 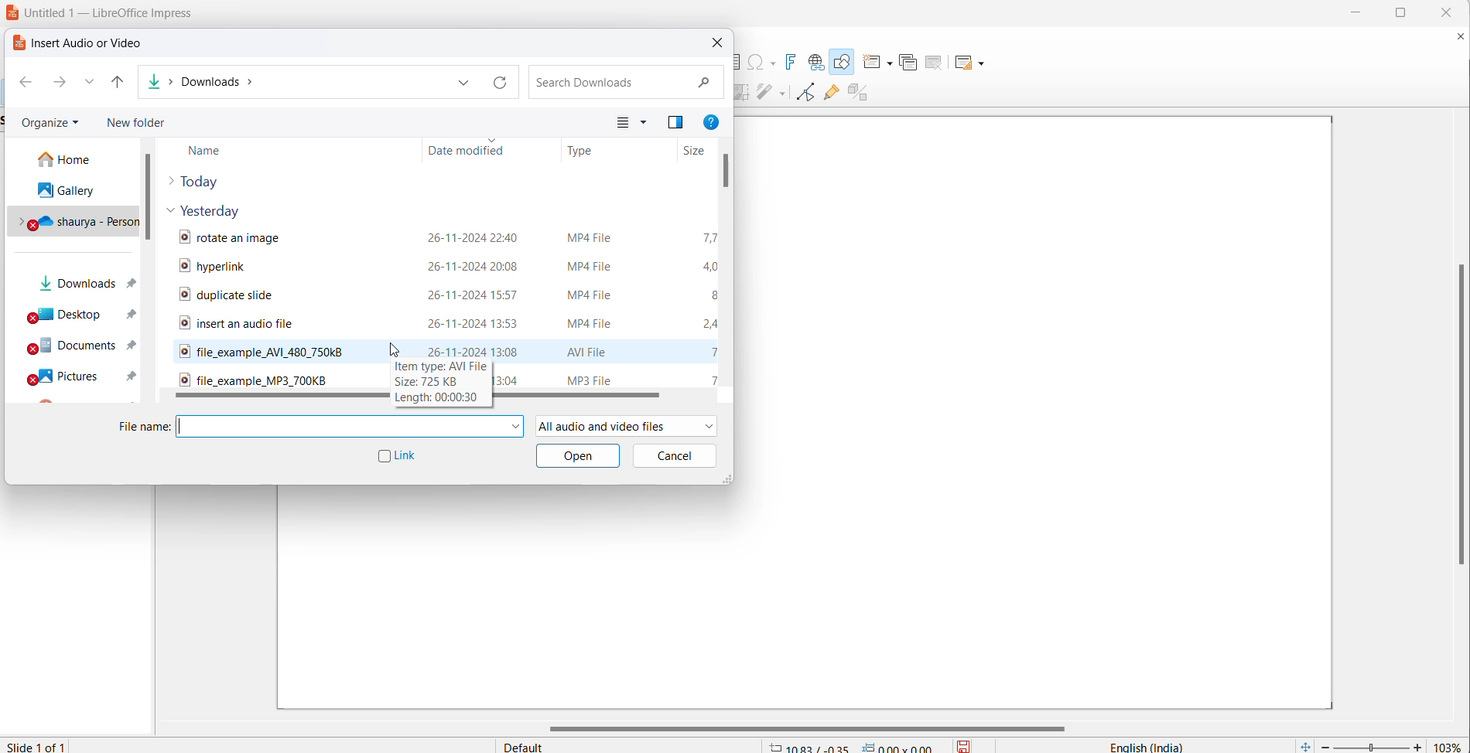 What do you see at coordinates (590, 379) in the screenshot?
I see `audio file format` at bounding box center [590, 379].